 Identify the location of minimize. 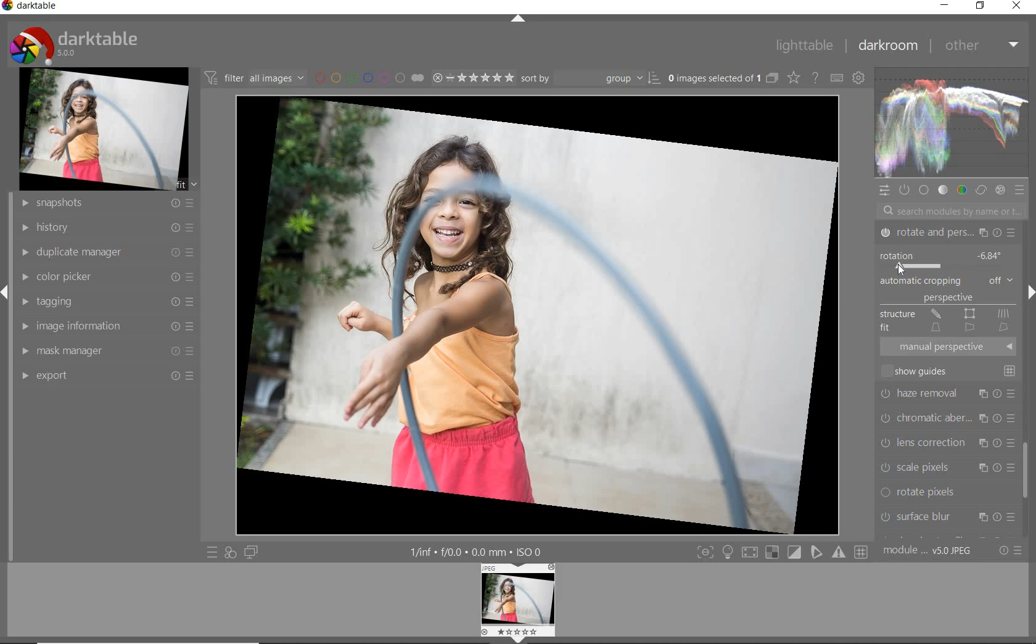
(943, 6).